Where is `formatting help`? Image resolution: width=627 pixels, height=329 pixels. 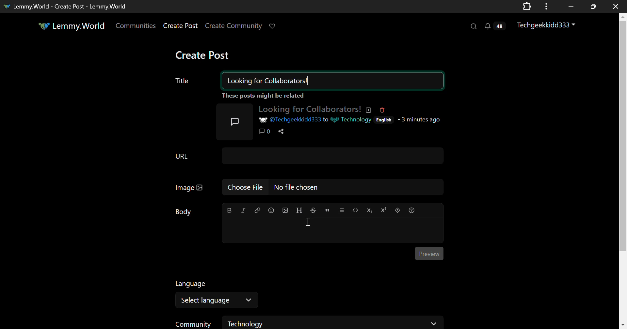 formatting help is located at coordinates (411, 211).